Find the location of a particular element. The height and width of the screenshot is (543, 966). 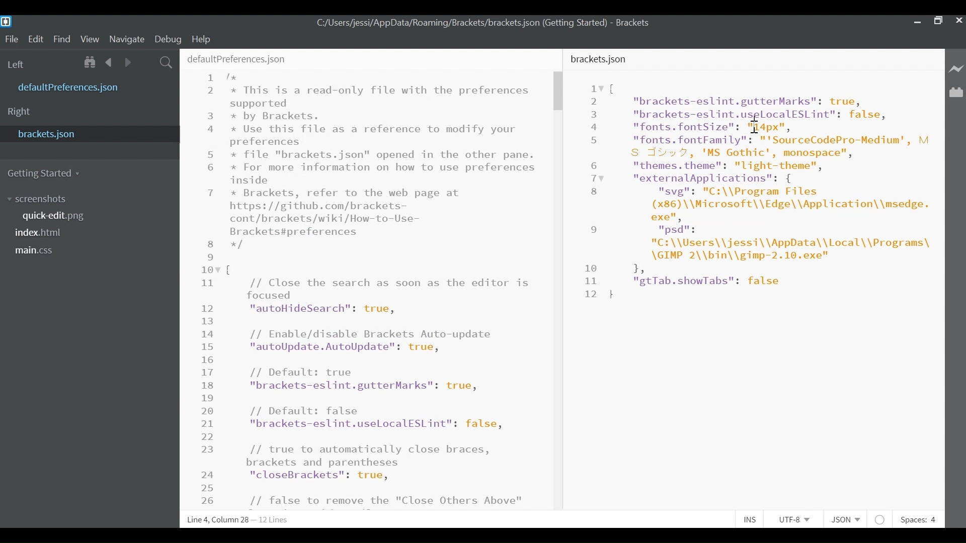

main.css is located at coordinates (39, 251).